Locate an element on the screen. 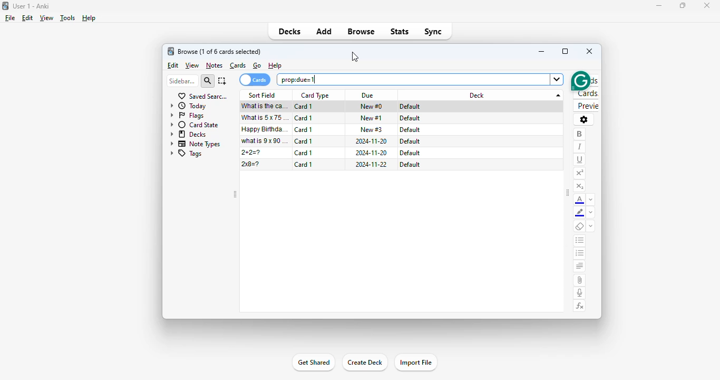 The image size is (720, 380). go is located at coordinates (258, 65).